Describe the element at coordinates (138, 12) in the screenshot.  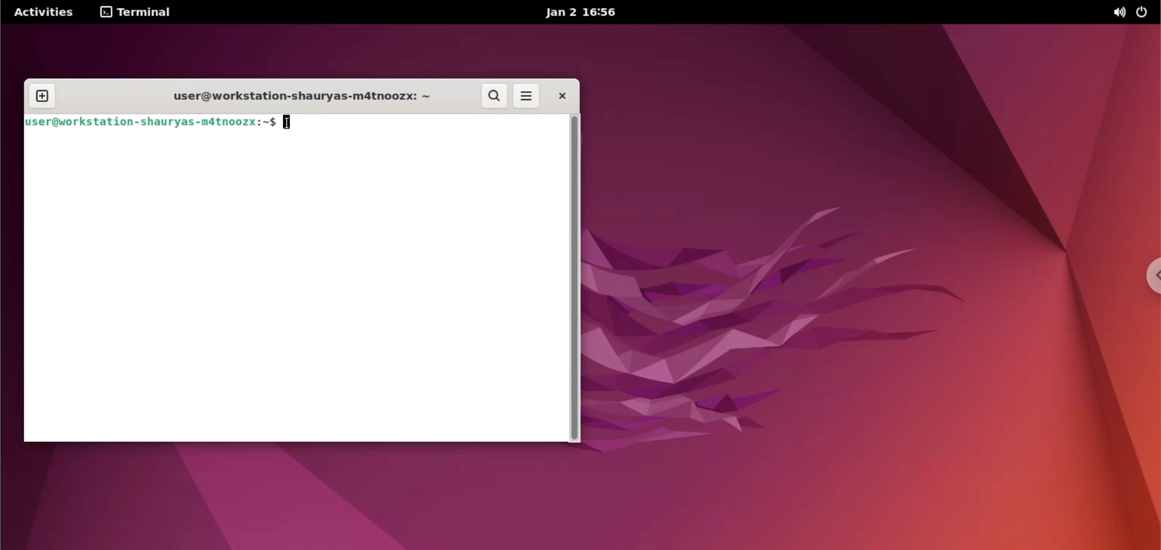
I see `Terminal ` at that location.